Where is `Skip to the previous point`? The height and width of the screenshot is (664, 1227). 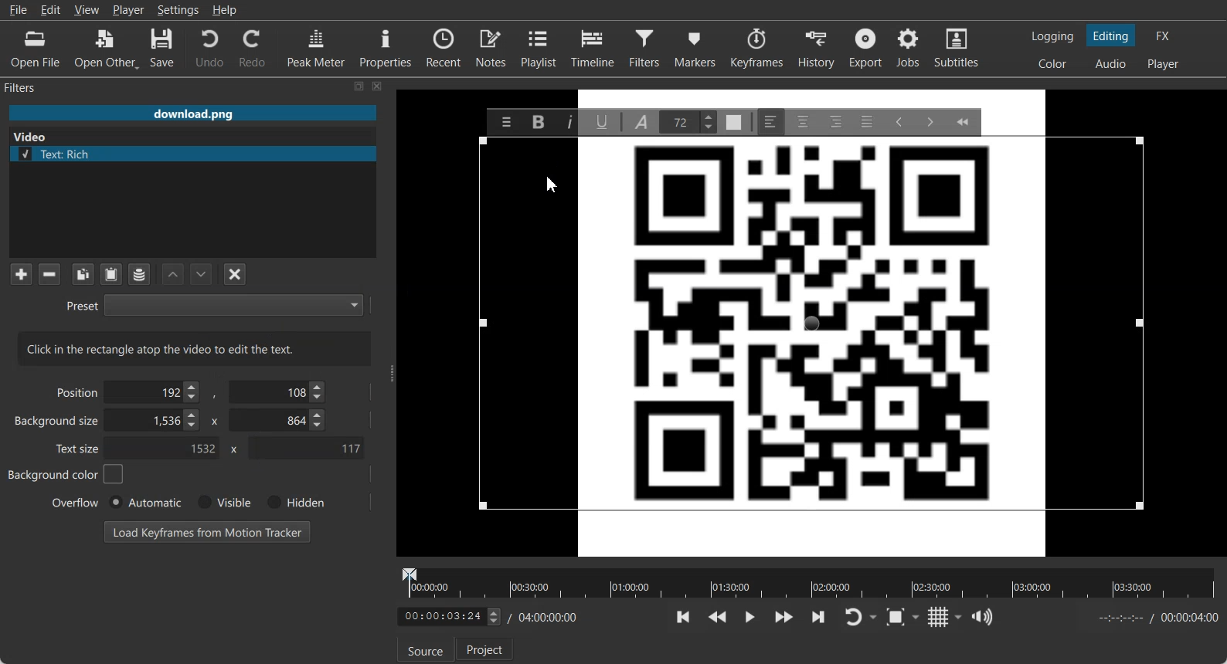
Skip to the previous point is located at coordinates (685, 617).